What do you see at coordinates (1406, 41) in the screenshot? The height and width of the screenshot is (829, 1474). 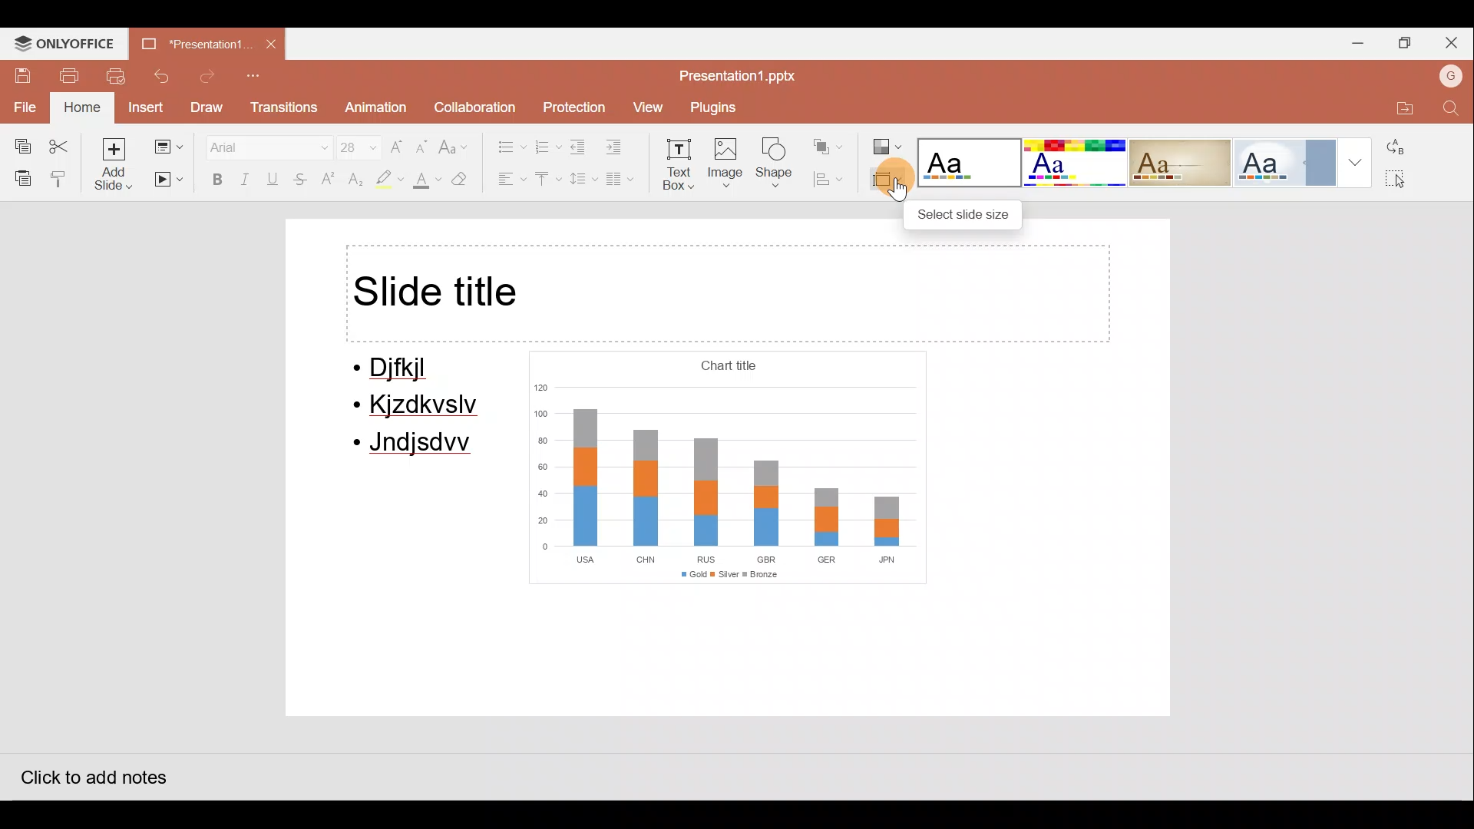 I see `Maximize` at bounding box center [1406, 41].